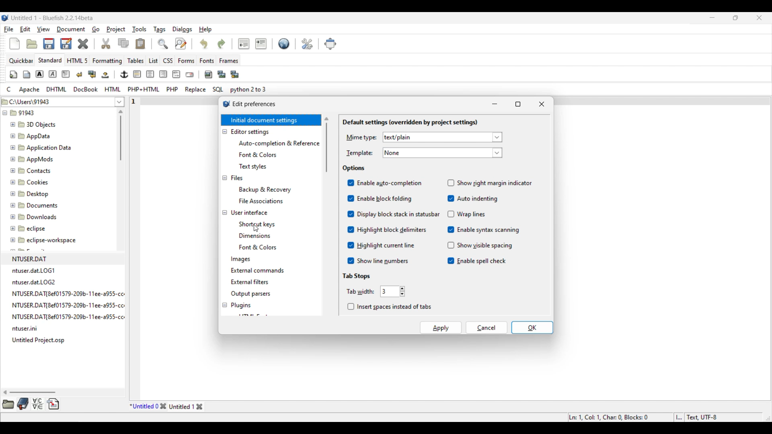 The height and width of the screenshot is (434, 772). What do you see at coordinates (257, 270) in the screenshot?
I see `External commands` at bounding box center [257, 270].